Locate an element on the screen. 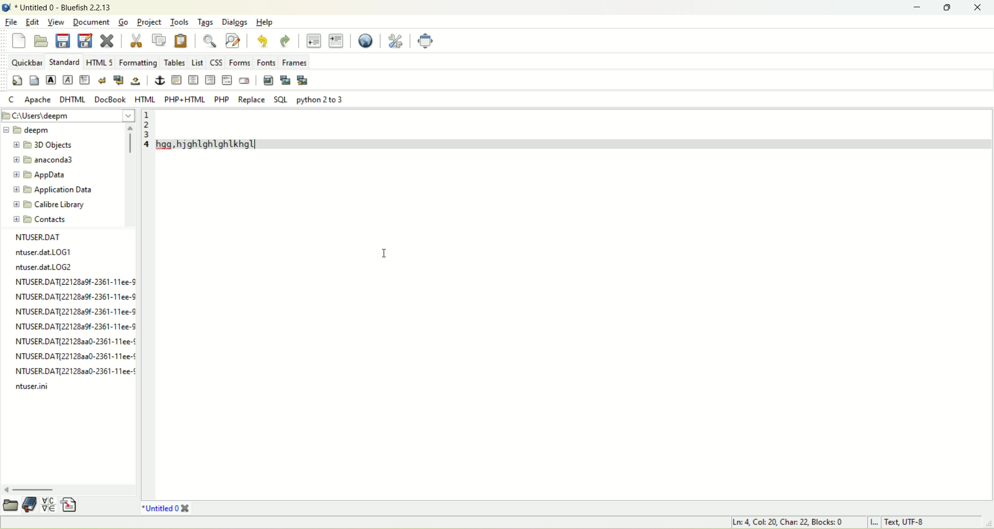 This screenshot has width=994, height=529. NTUSER.DATI22128a9f-2361-11ee-G is located at coordinates (76, 310).